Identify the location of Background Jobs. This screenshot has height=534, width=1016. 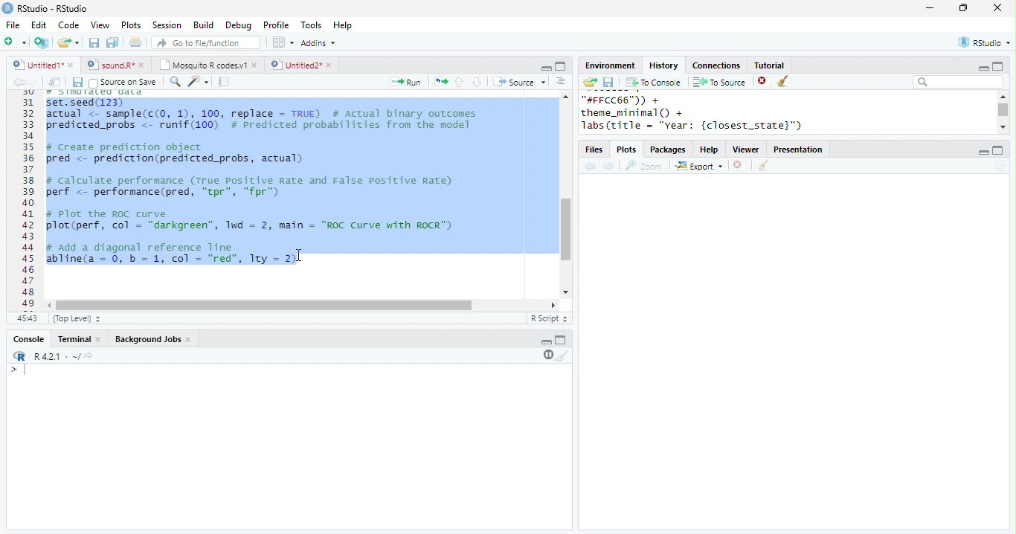
(147, 339).